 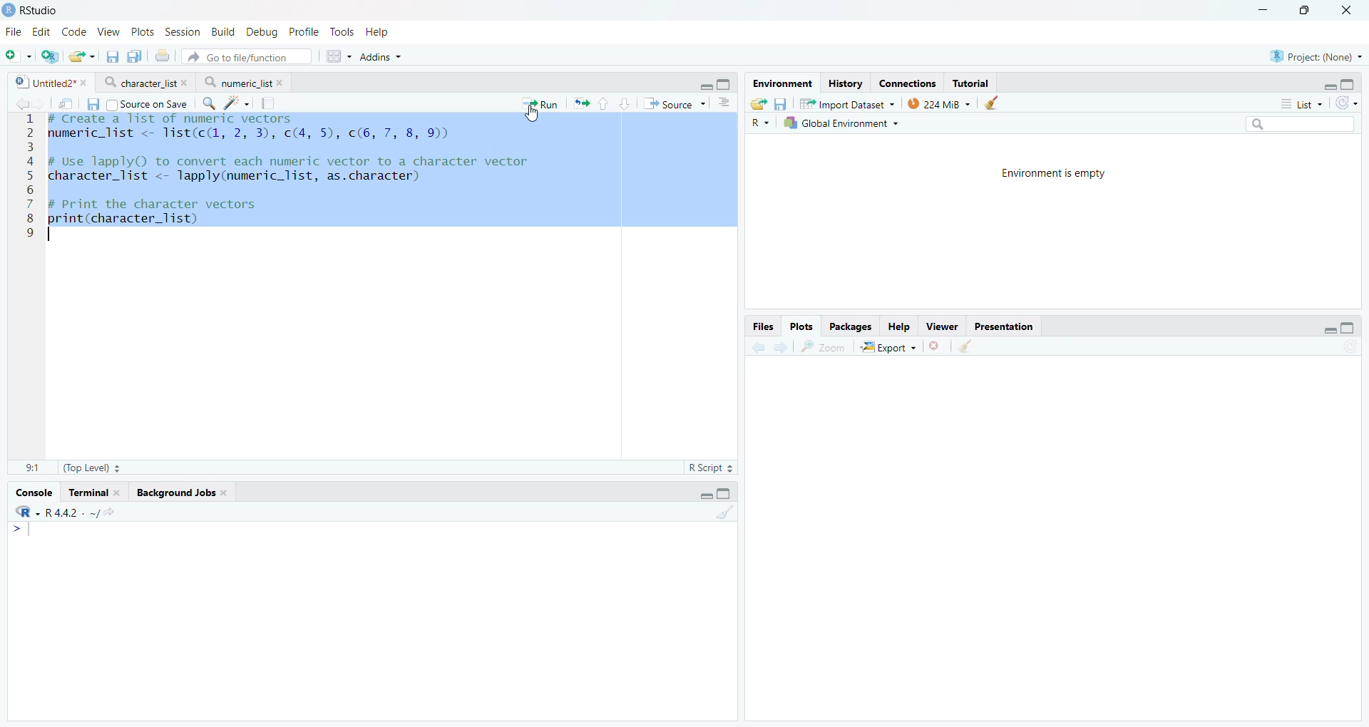 What do you see at coordinates (379, 33) in the screenshot?
I see `Help` at bounding box center [379, 33].